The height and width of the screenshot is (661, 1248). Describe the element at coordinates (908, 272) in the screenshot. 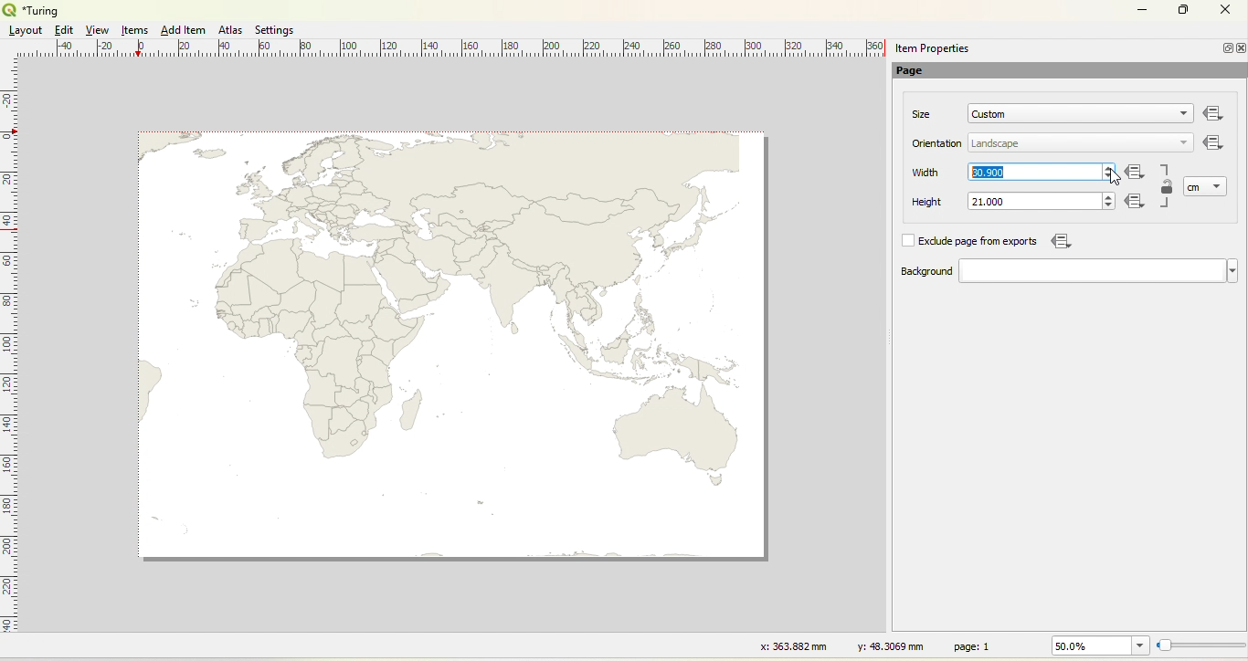

I see `Background` at that location.